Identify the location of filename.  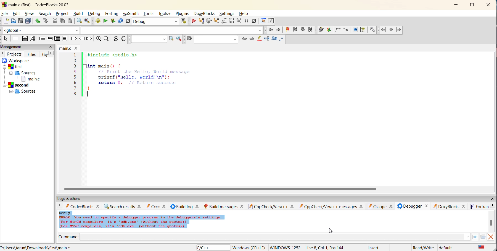
(68, 48).